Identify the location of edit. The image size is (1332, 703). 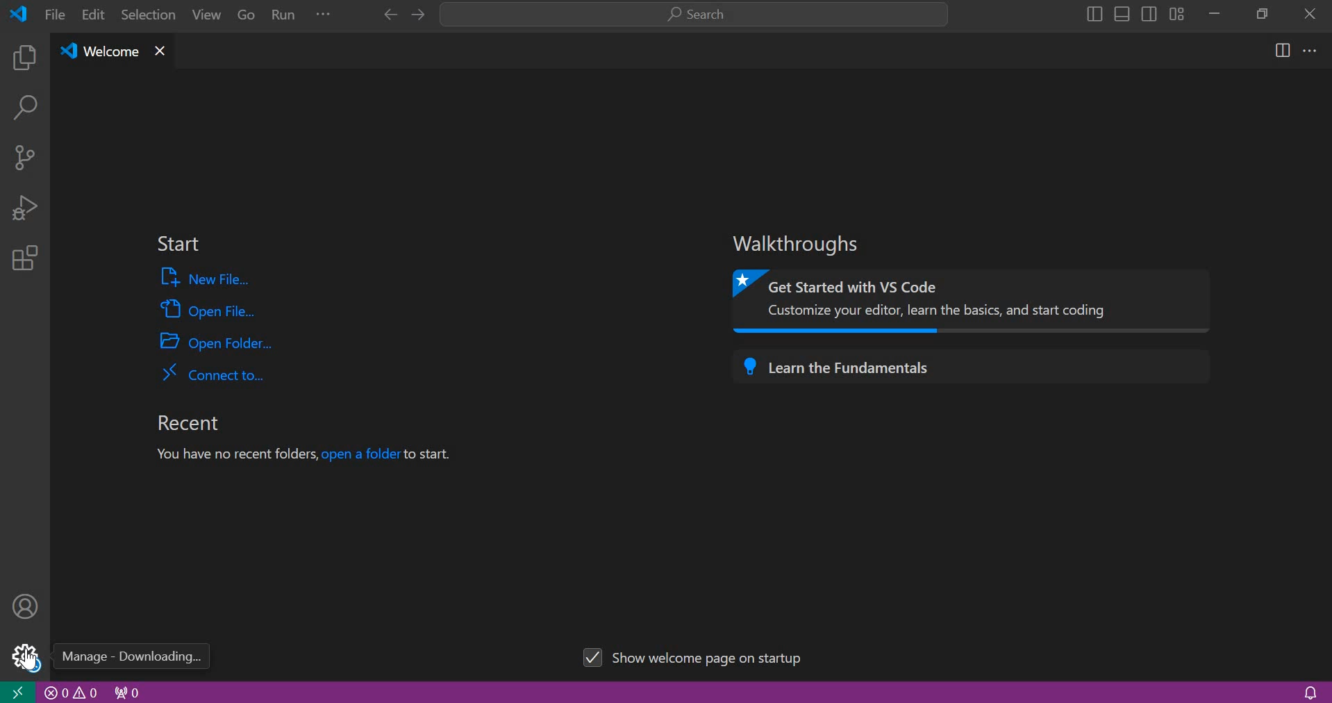
(94, 15).